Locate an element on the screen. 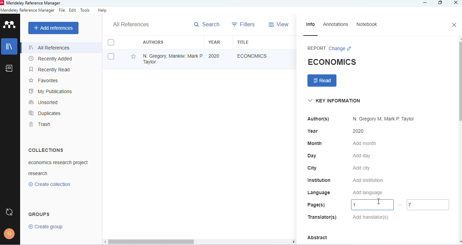 The width and height of the screenshot is (462, 245). my publications is located at coordinates (50, 91).